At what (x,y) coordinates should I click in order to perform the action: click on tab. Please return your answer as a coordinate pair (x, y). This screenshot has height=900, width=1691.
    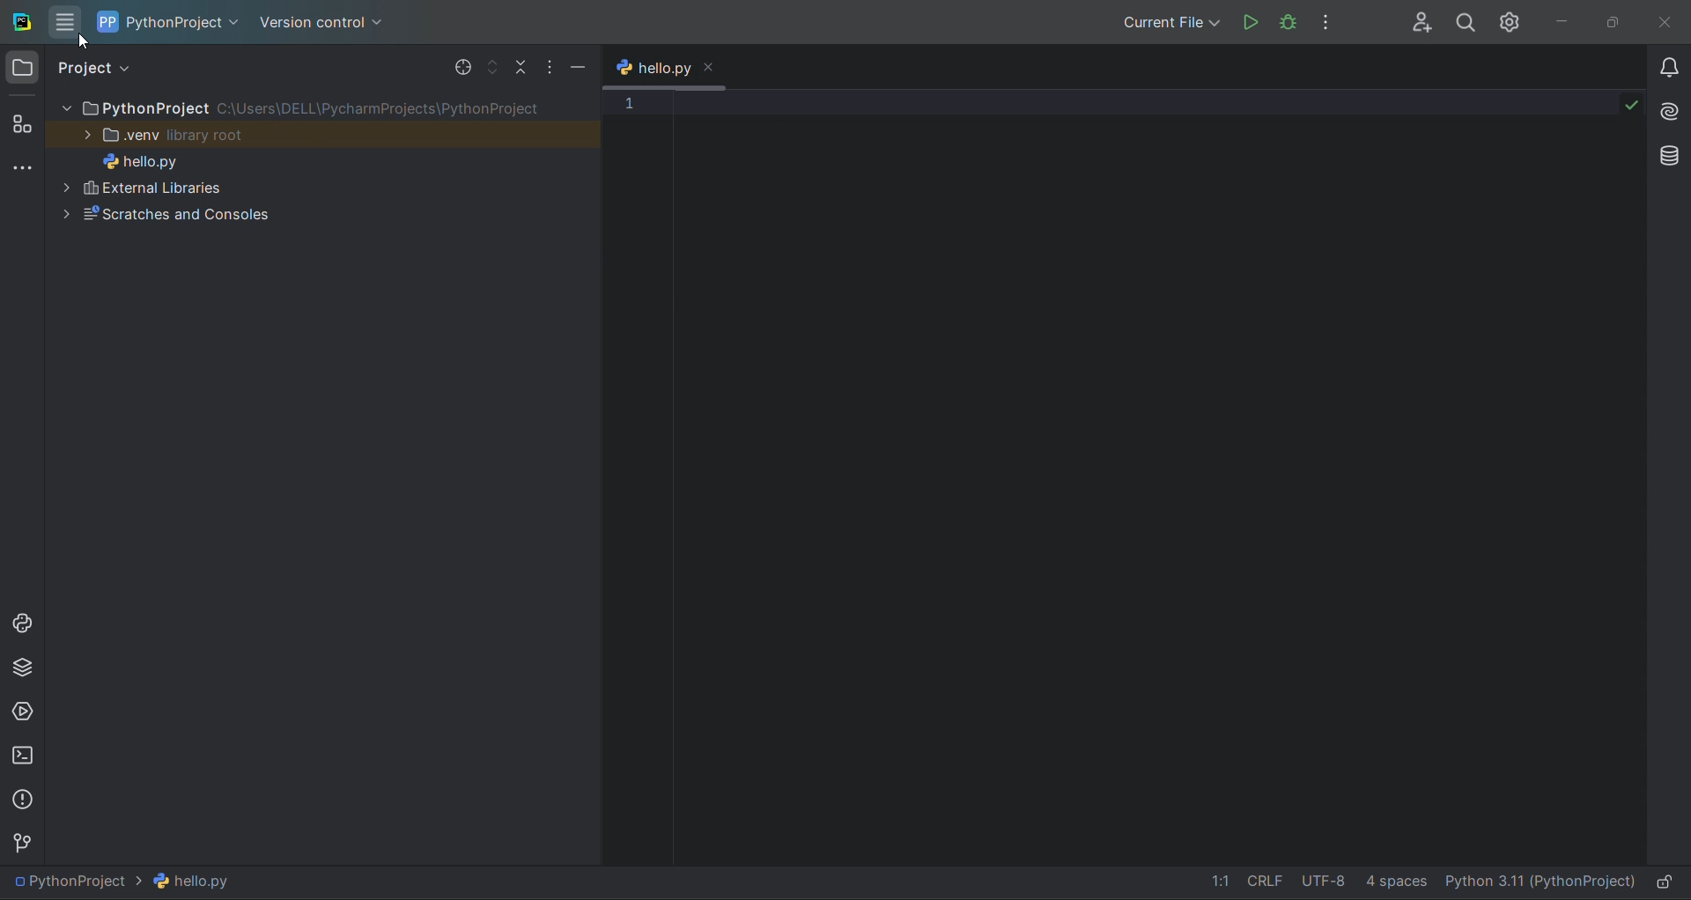
    Looking at the image, I should click on (651, 69).